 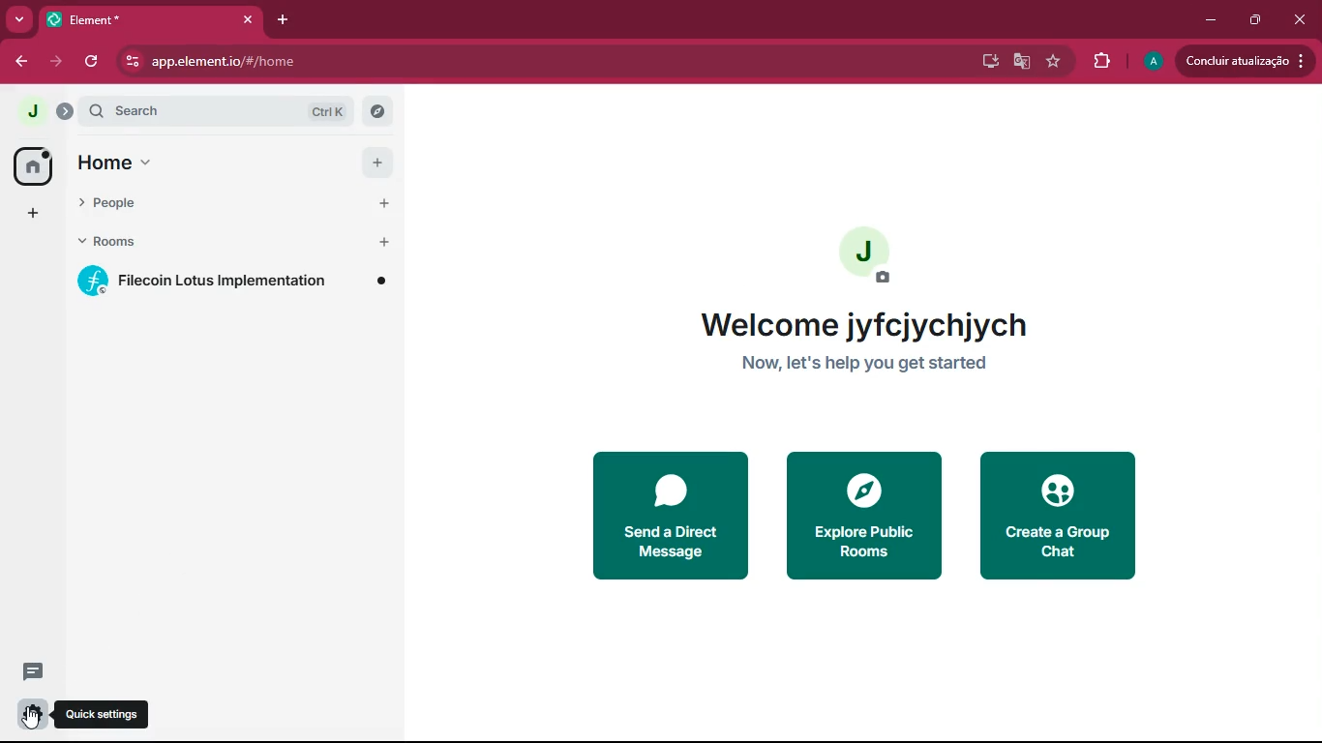 I want to click on tab, so click(x=124, y=20).